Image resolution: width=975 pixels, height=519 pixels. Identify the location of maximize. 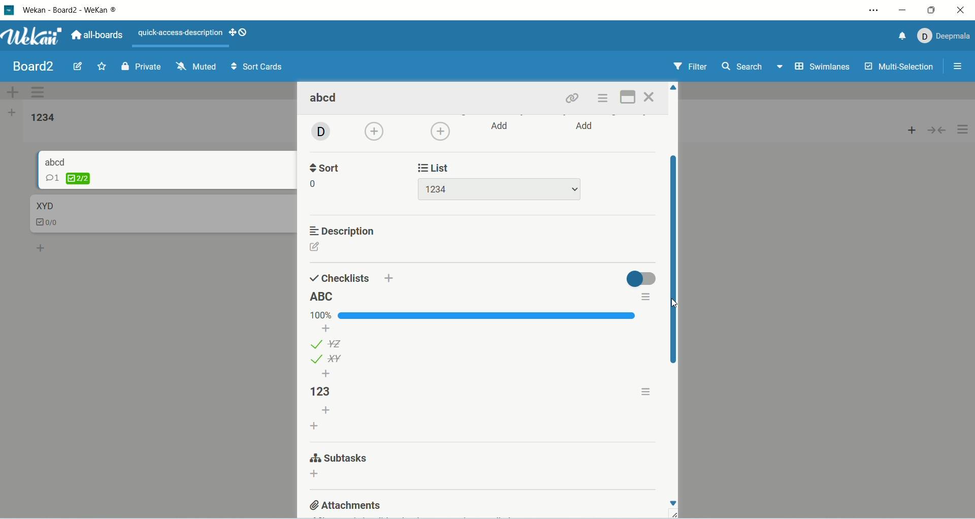
(627, 98).